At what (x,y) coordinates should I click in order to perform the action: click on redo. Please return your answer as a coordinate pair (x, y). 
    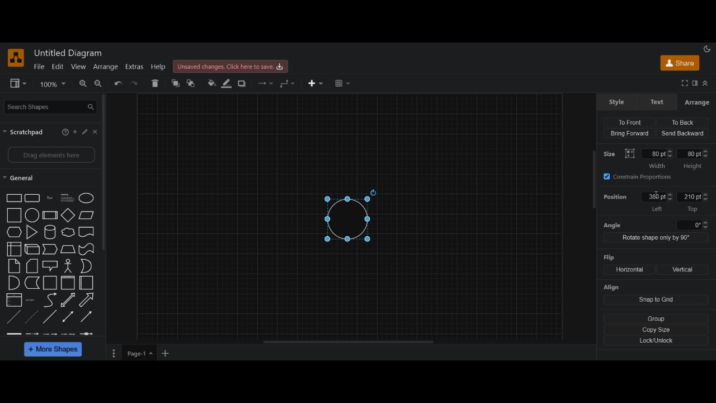
    Looking at the image, I should click on (136, 84).